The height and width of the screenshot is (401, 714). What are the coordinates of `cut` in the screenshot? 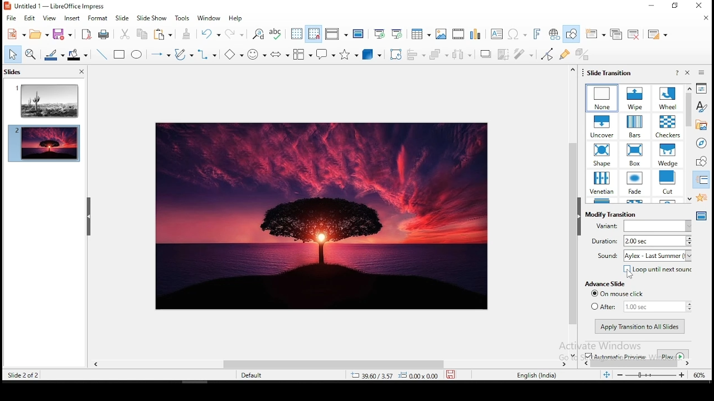 It's located at (125, 35).